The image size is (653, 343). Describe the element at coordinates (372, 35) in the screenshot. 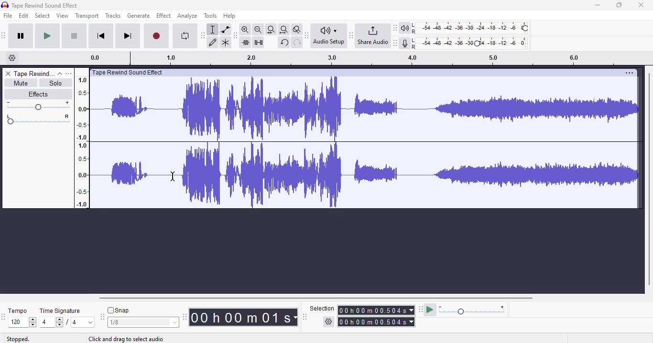

I see `share audio` at that location.